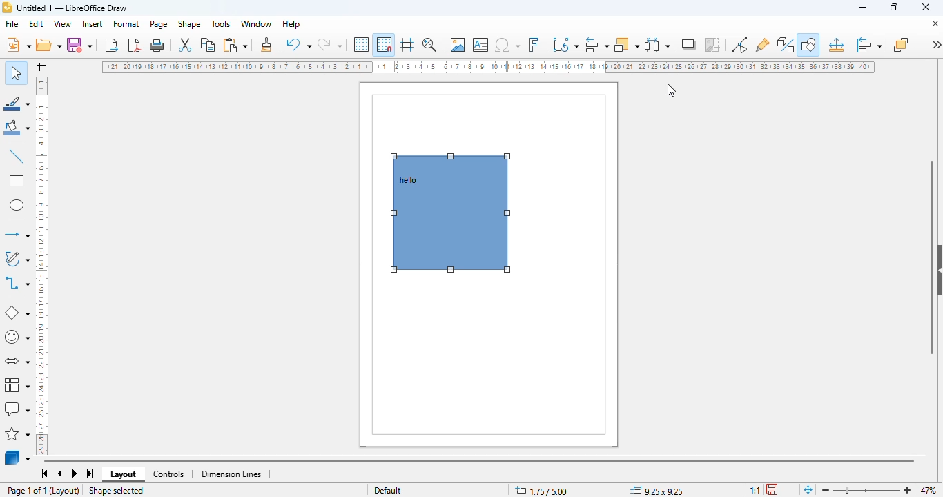 The width and height of the screenshot is (943, 497). I want to click on file, so click(12, 23).